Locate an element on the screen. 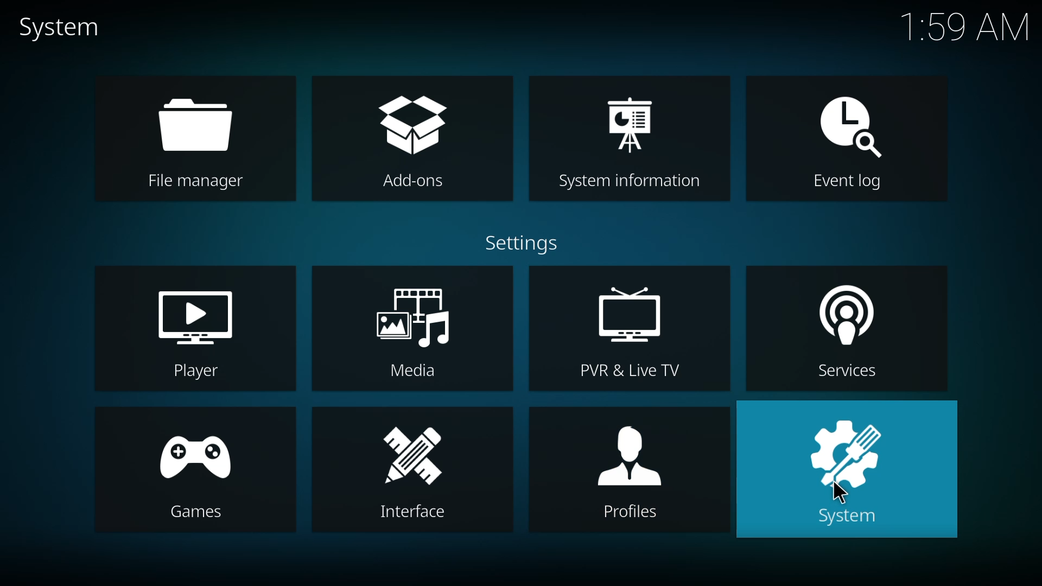 The image size is (1042, 586). system is located at coordinates (65, 27).